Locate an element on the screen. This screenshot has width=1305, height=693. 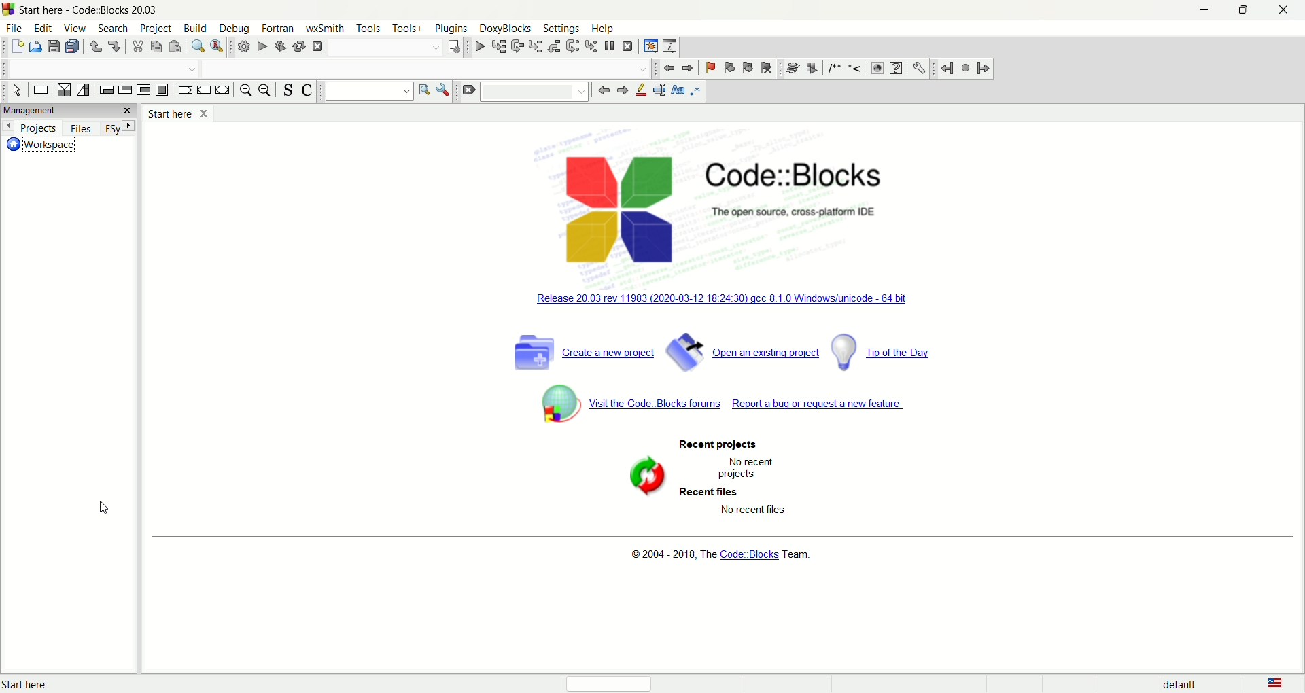
jump forward is located at coordinates (690, 67).